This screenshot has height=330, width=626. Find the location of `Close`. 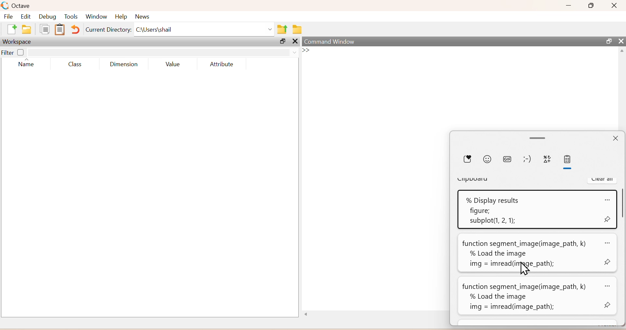

Close is located at coordinates (614, 138).